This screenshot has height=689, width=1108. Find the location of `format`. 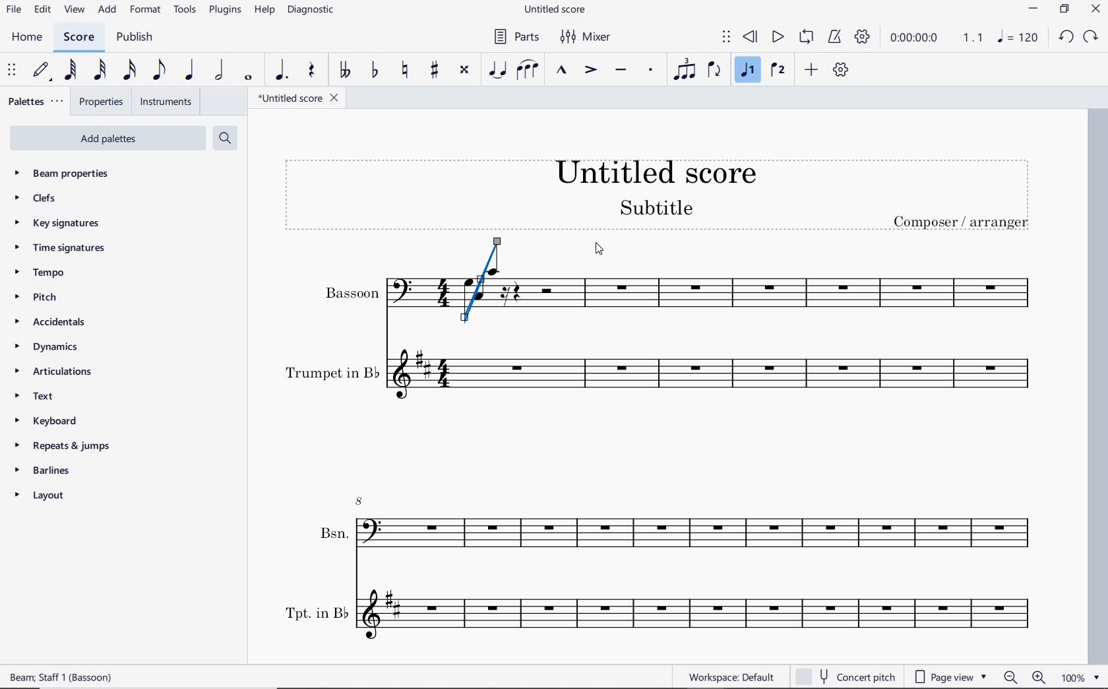

format is located at coordinates (146, 11).